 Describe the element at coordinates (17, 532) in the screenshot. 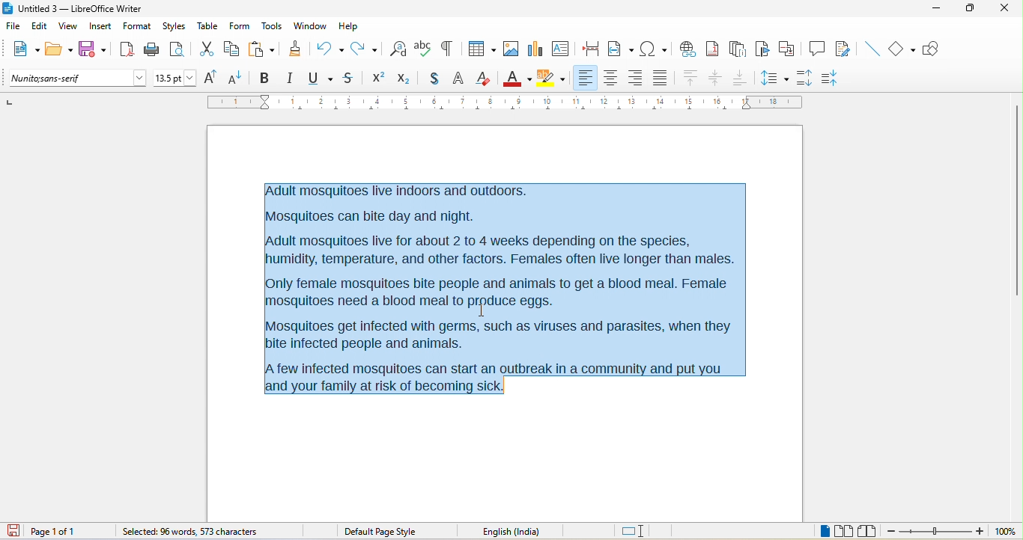

I see `click to save the document` at that location.